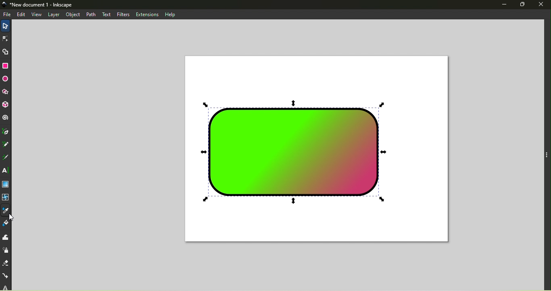 The height and width of the screenshot is (291, 551). Describe the element at coordinates (7, 105) in the screenshot. I see `3D box tool` at that location.